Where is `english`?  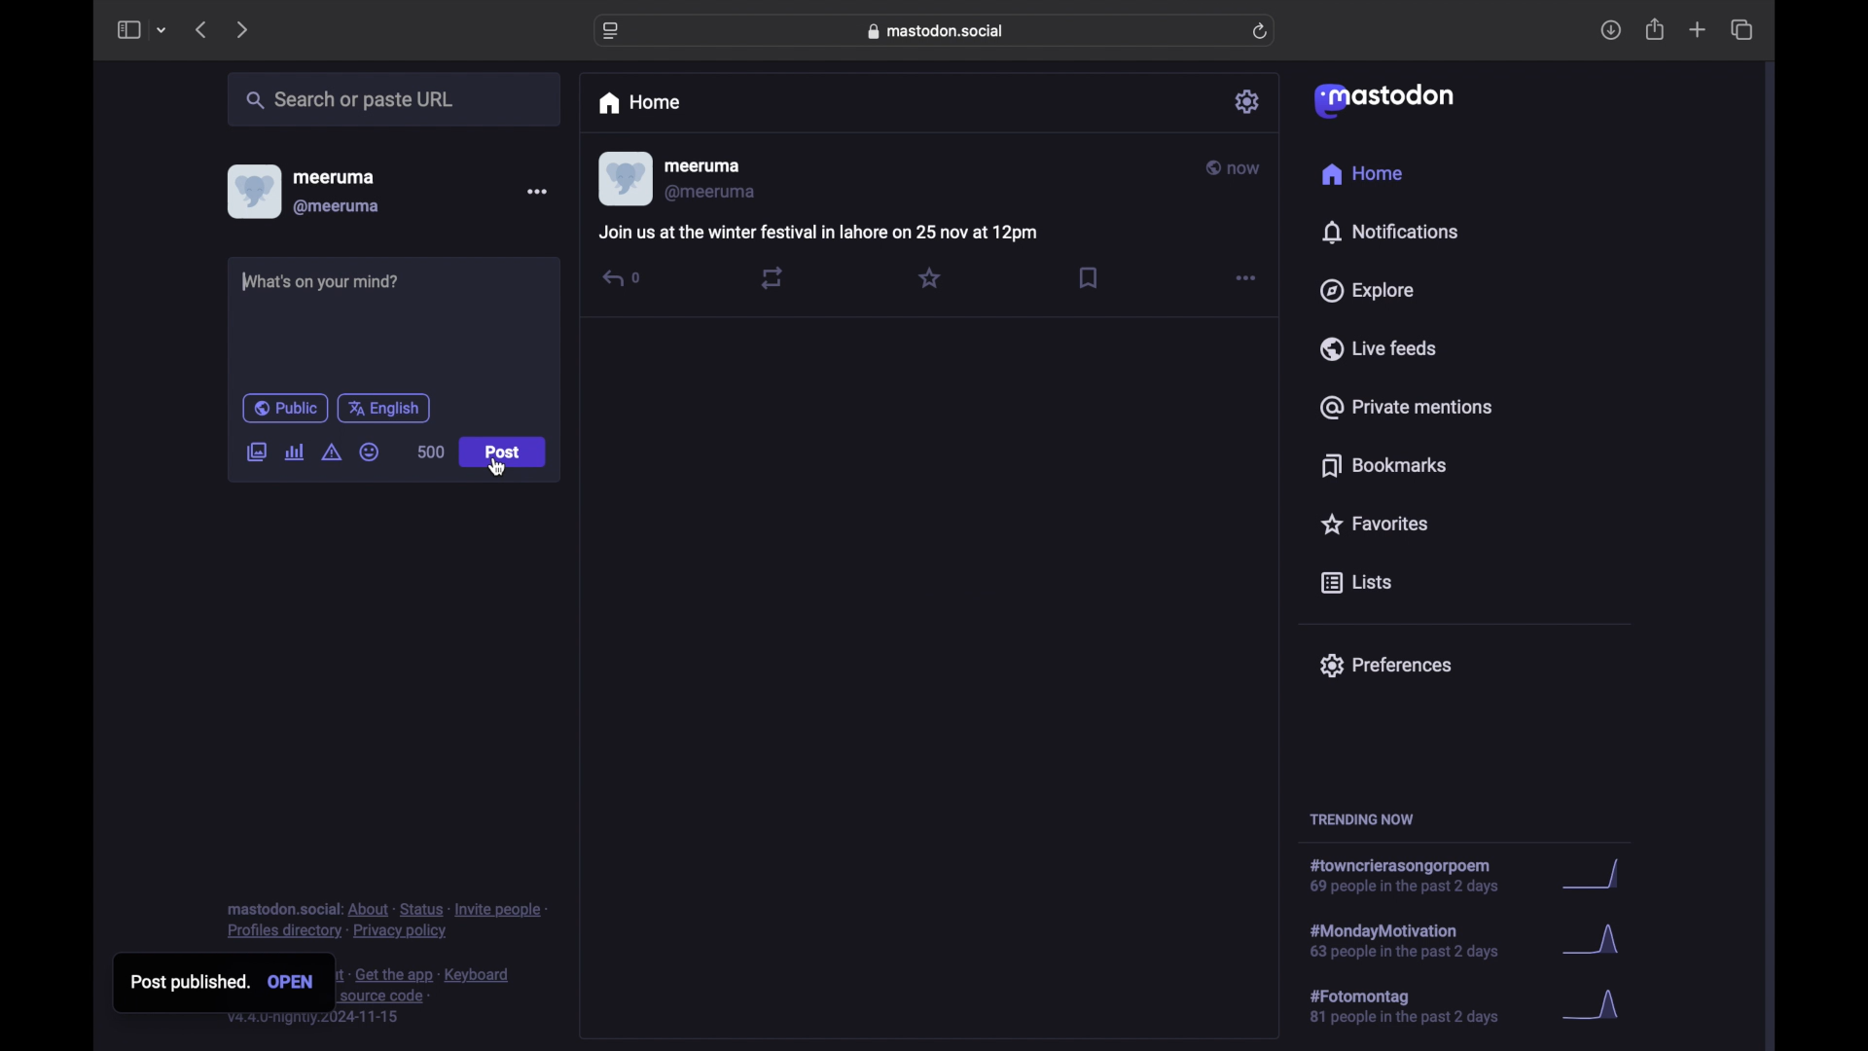
english is located at coordinates (384, 408).